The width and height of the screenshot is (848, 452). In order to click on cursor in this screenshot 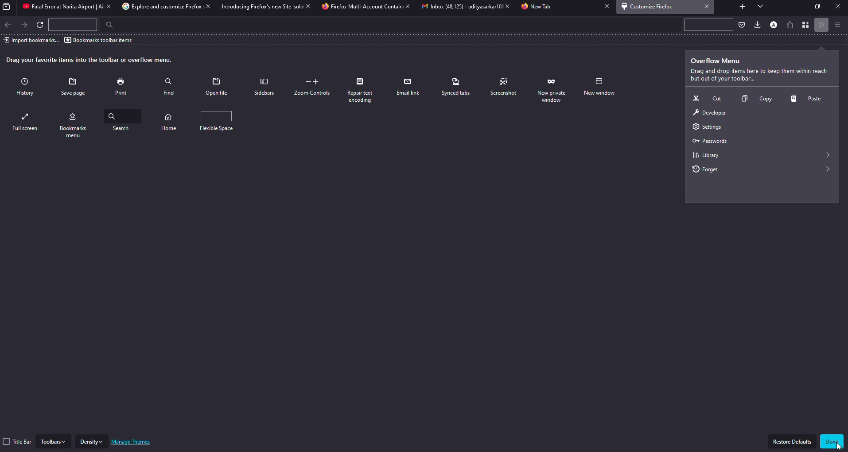, I will do `click(838, 445)`.